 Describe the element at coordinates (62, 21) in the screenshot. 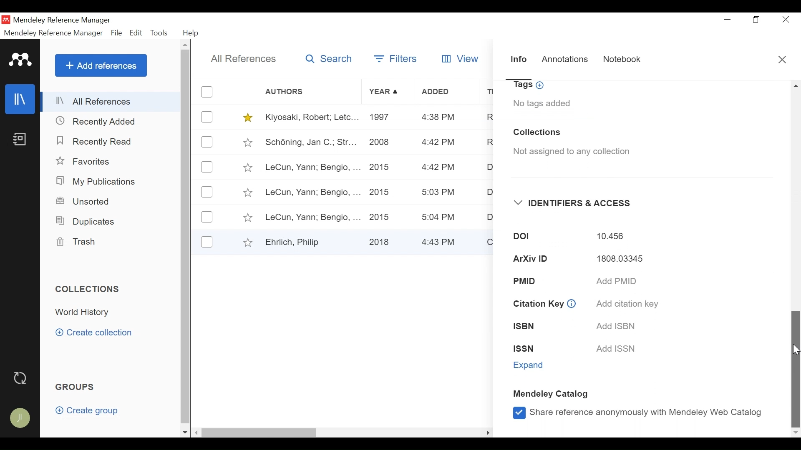

I see `Mendeley Reference Manager` at that location.